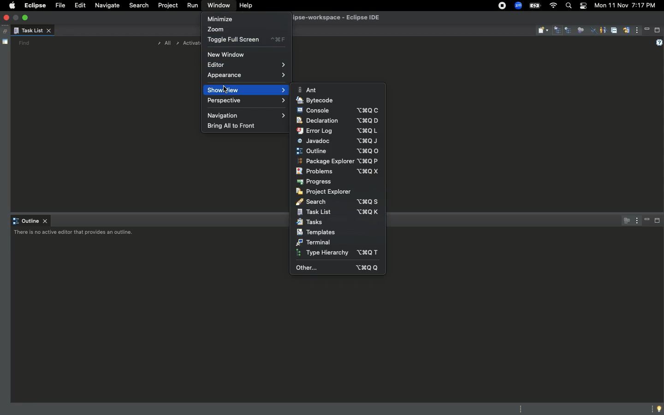 The image size is (664, 415). What do you see at coordinates (12, 5) in the screenshot?
I see `Apple logo` at bounding box center [12, 5].